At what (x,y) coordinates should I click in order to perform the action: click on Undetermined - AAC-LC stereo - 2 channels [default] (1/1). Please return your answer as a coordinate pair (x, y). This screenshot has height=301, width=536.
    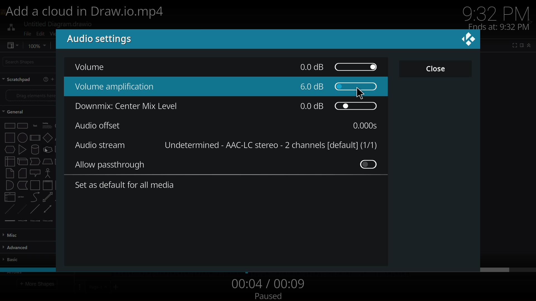
    Looking at the image, I should click on (269, 145).